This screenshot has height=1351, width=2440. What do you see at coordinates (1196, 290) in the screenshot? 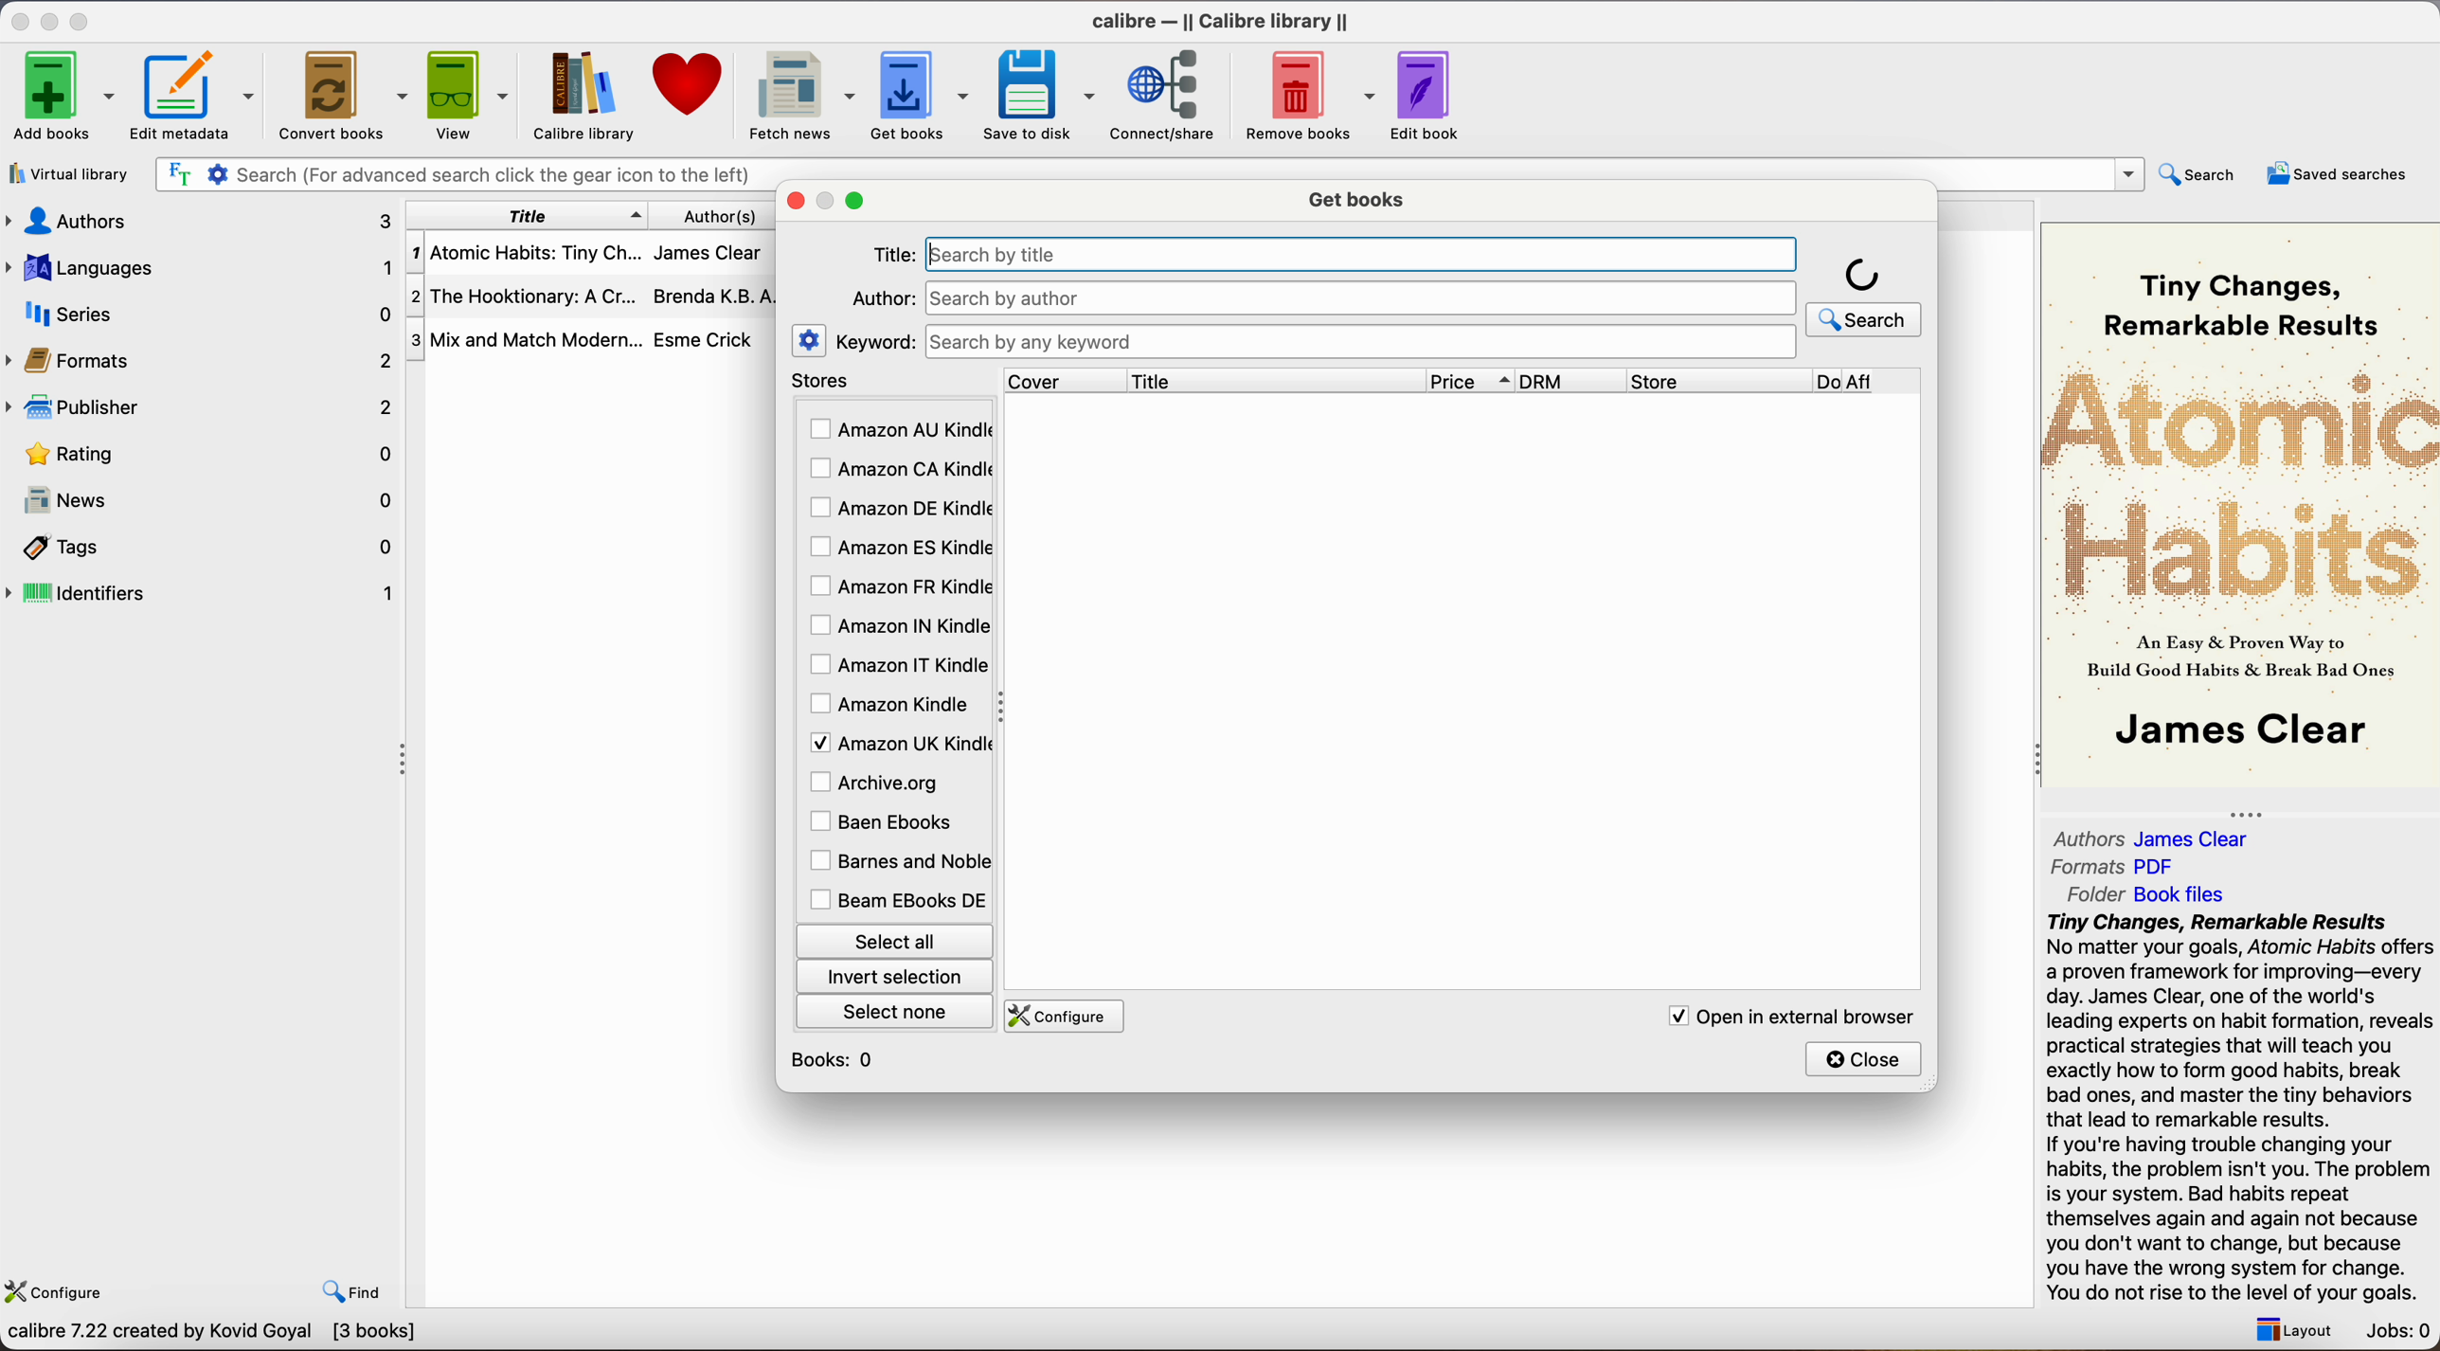
I see `cursor` at bounding box center [1196, 290].